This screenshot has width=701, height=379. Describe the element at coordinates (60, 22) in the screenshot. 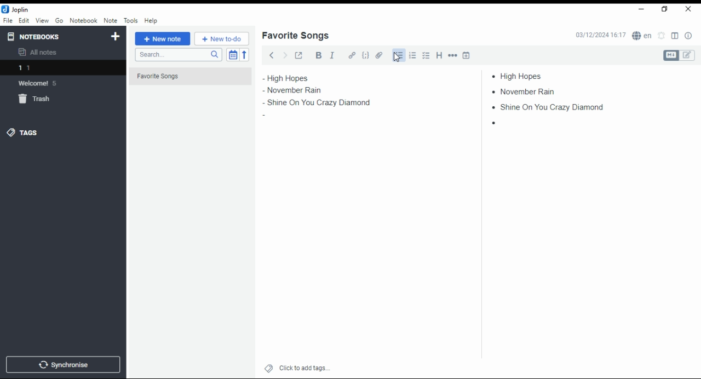

I see `go` at that location.